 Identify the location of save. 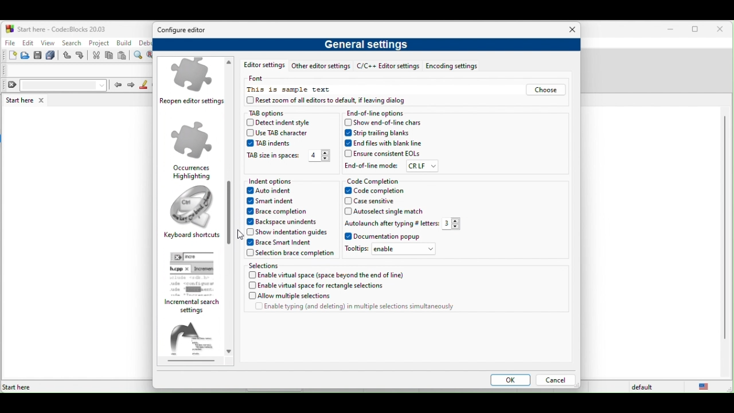
(38, 56).